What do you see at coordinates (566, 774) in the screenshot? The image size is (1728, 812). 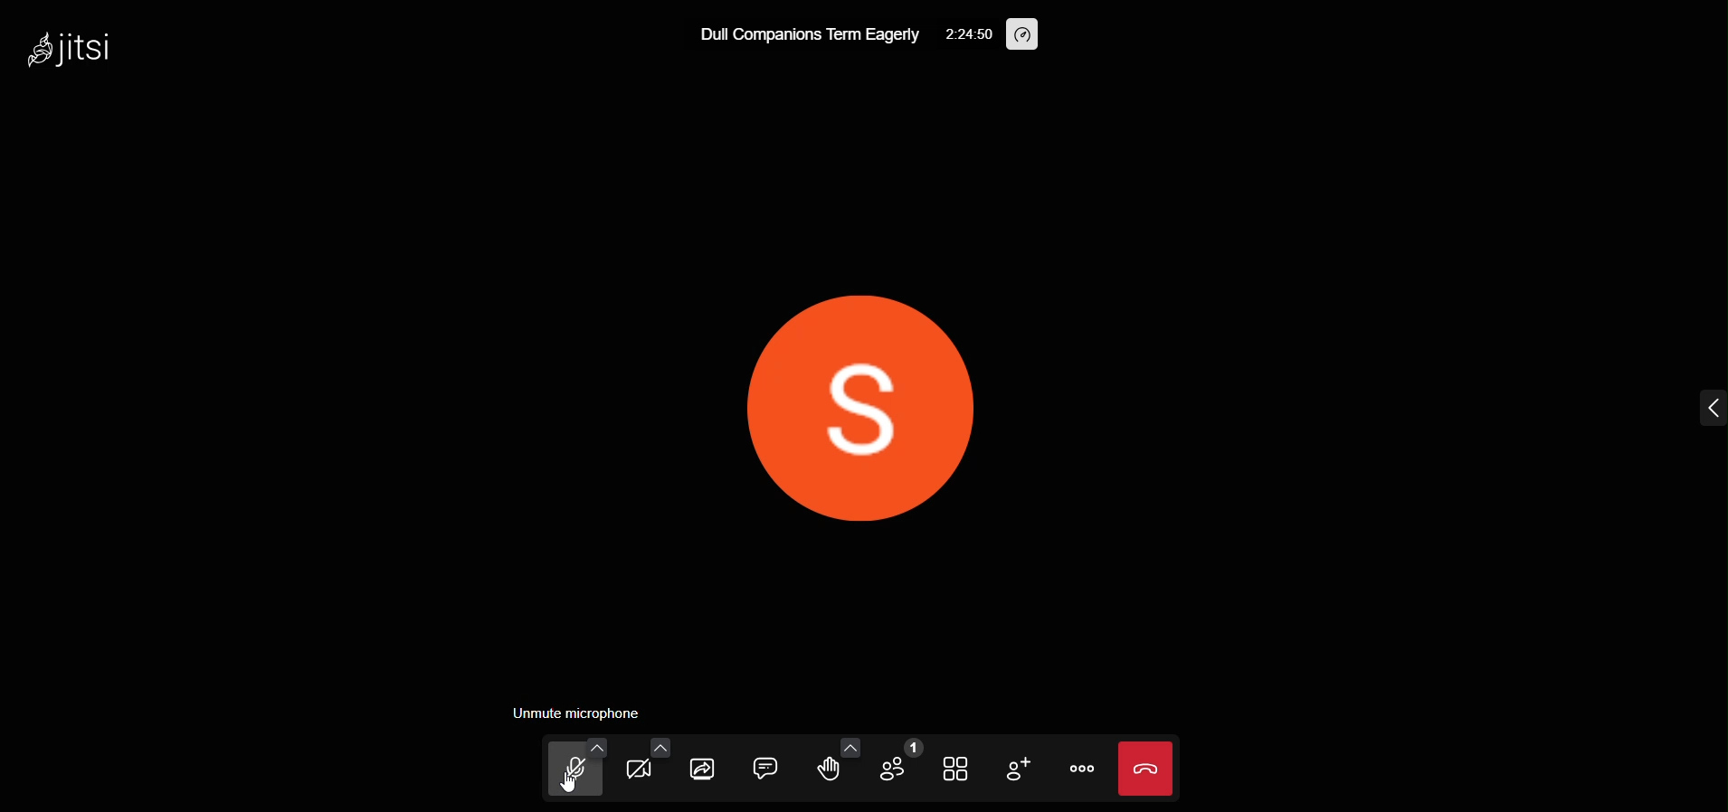 I see `microphone off` at bounding box center [566, 774].